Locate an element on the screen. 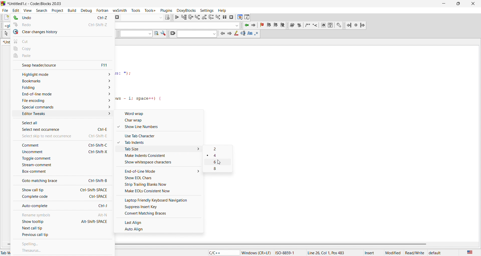 This screenshot has width=481, height=256. debugging window is located at coordinates (238, 17).